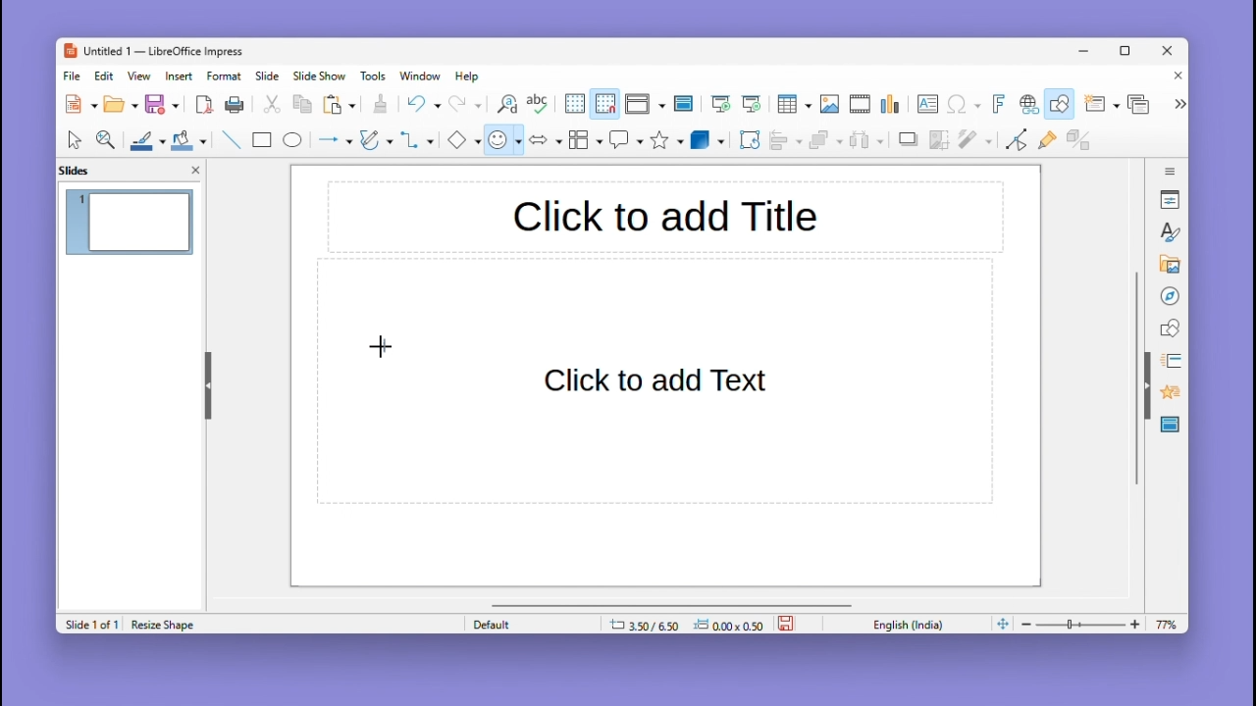 The image size is (1256, 706). What do you see at coordinates (268, 76) in the screenshot?
I see `Slide` at bounding box center [268, 76].